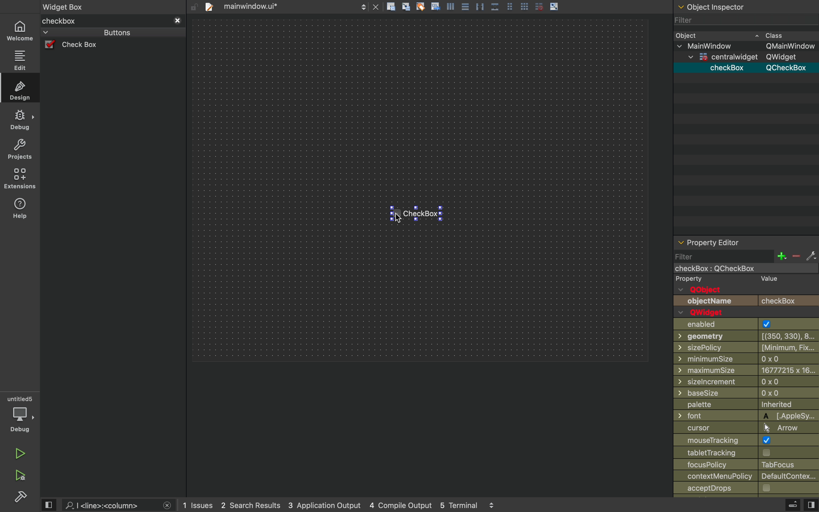 This screenshot has width=819, height=512. What do you see at coordinates (420, 190) in the screenshot?
I see `design area` at bounding box center [420, 190].